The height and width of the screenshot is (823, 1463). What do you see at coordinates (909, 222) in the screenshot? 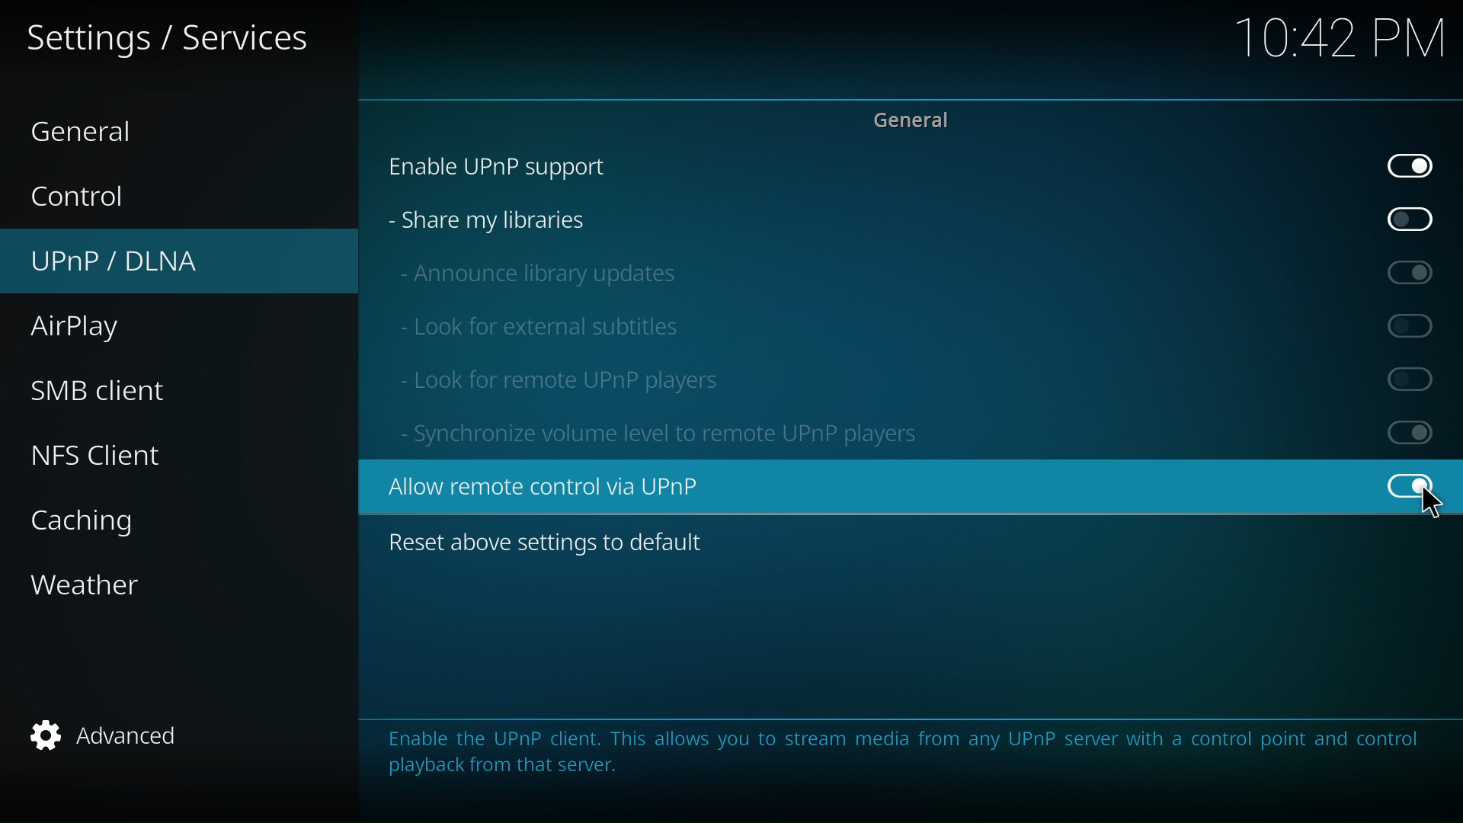
I see `share my libraries` at bounding box center [909, 222].